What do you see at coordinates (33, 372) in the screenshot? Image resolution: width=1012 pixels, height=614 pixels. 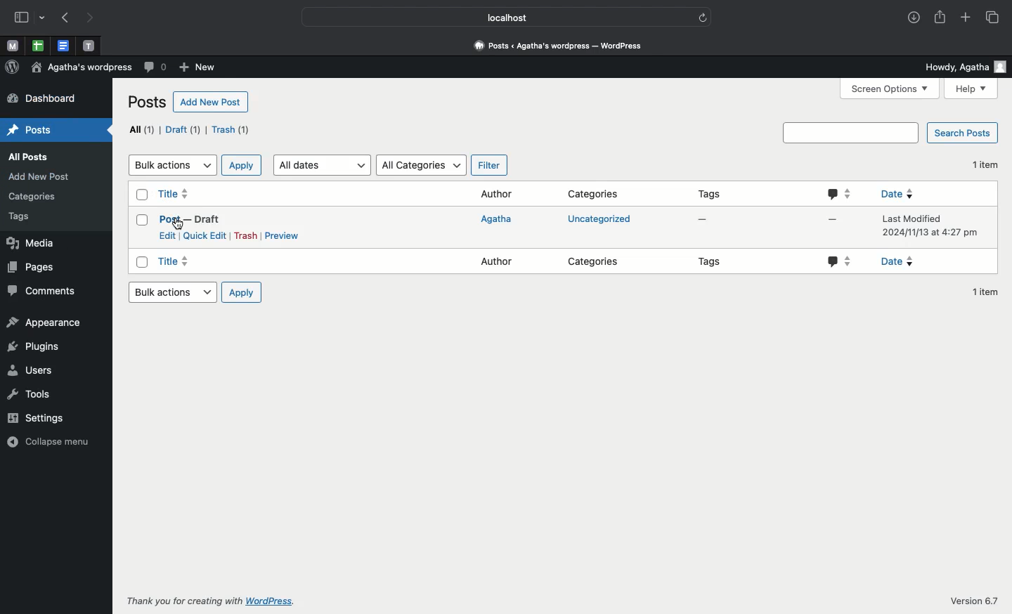 I see `Users` at bounding box center [33, 372].